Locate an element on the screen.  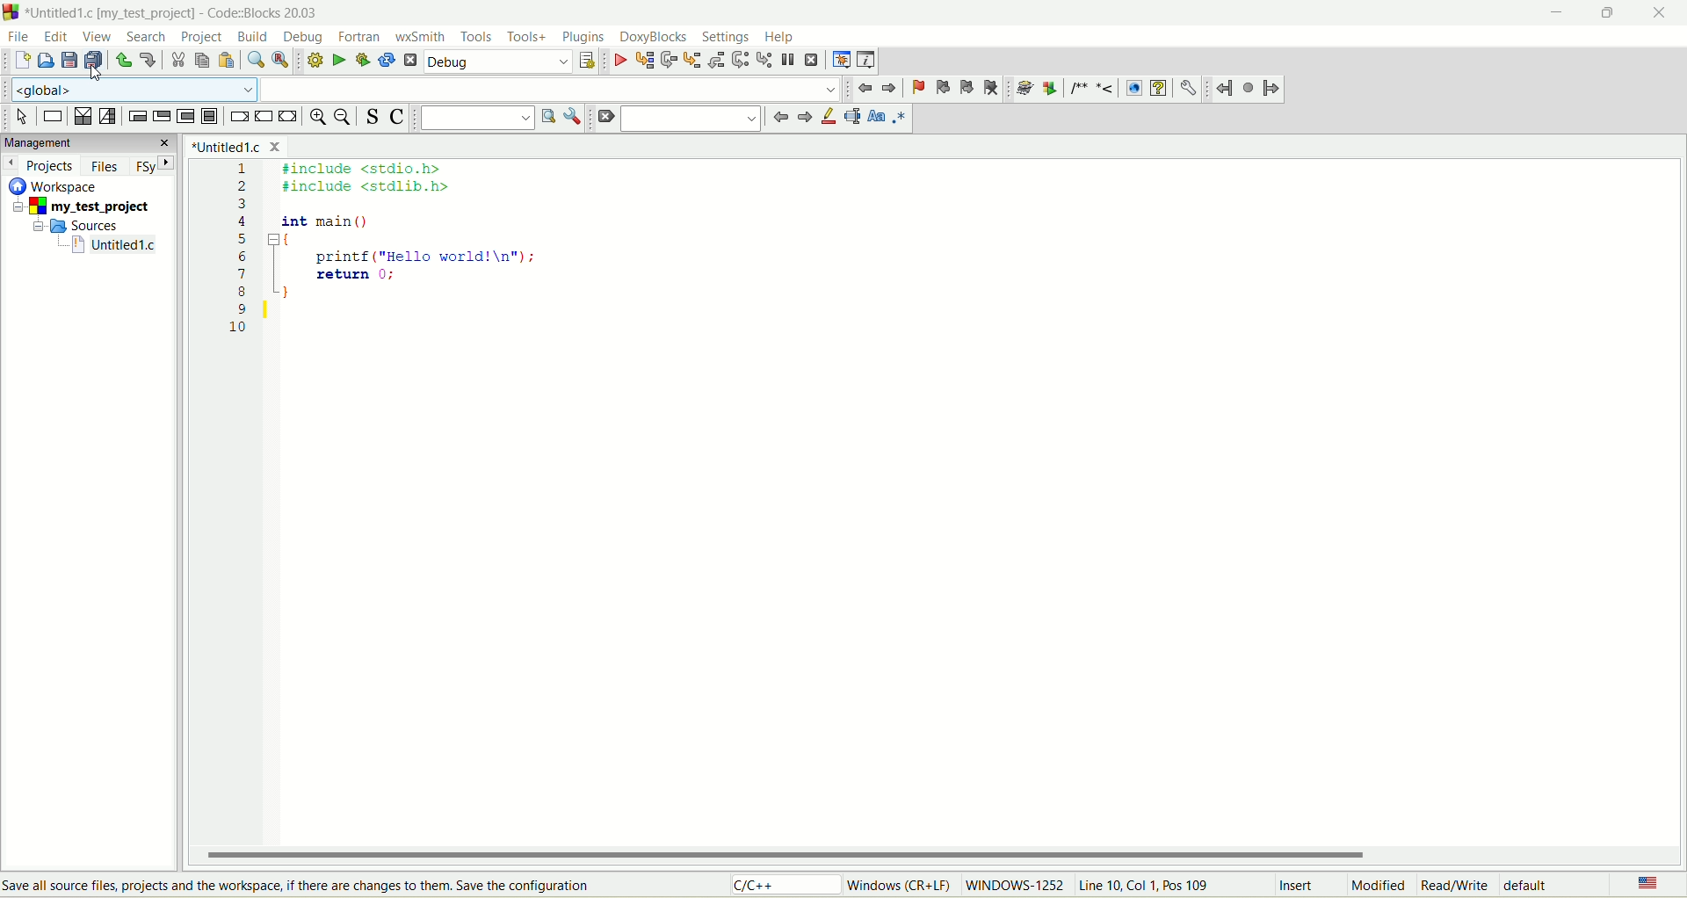
toggle comment is located at coordinates (401, 118).